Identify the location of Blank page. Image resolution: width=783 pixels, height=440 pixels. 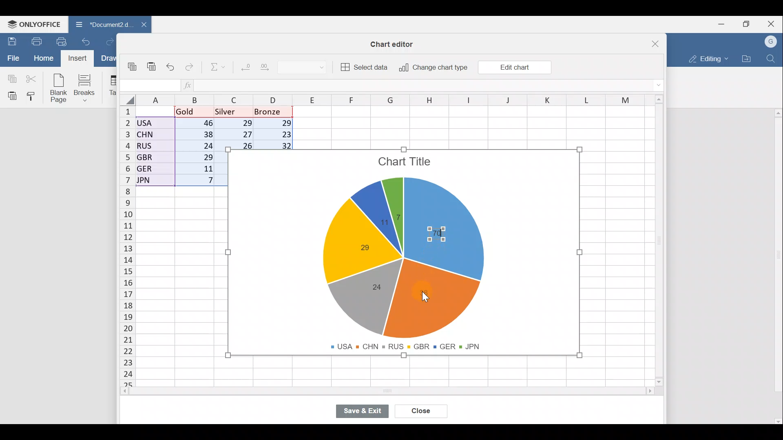
(57, 87).